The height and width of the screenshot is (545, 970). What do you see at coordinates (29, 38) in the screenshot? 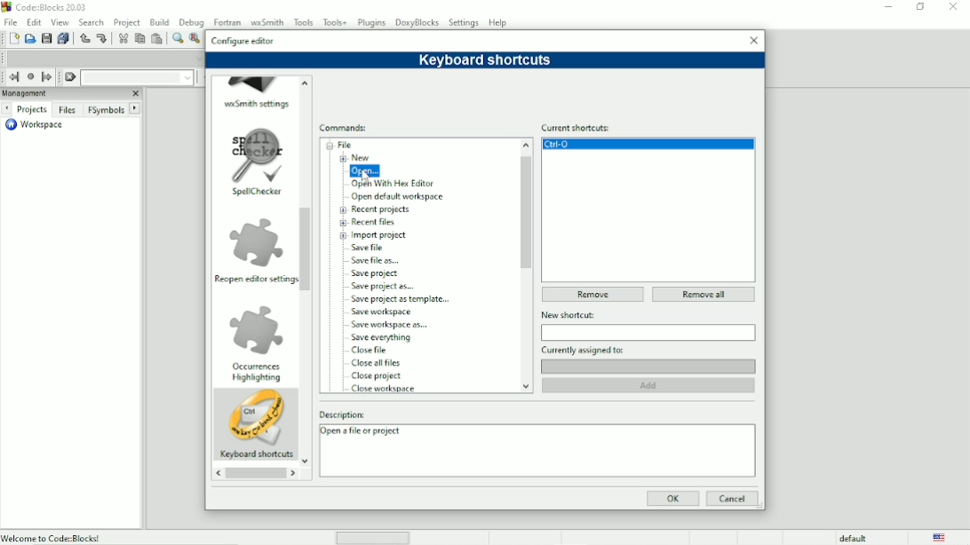
I see `Open` at bounding box center [29, 38].